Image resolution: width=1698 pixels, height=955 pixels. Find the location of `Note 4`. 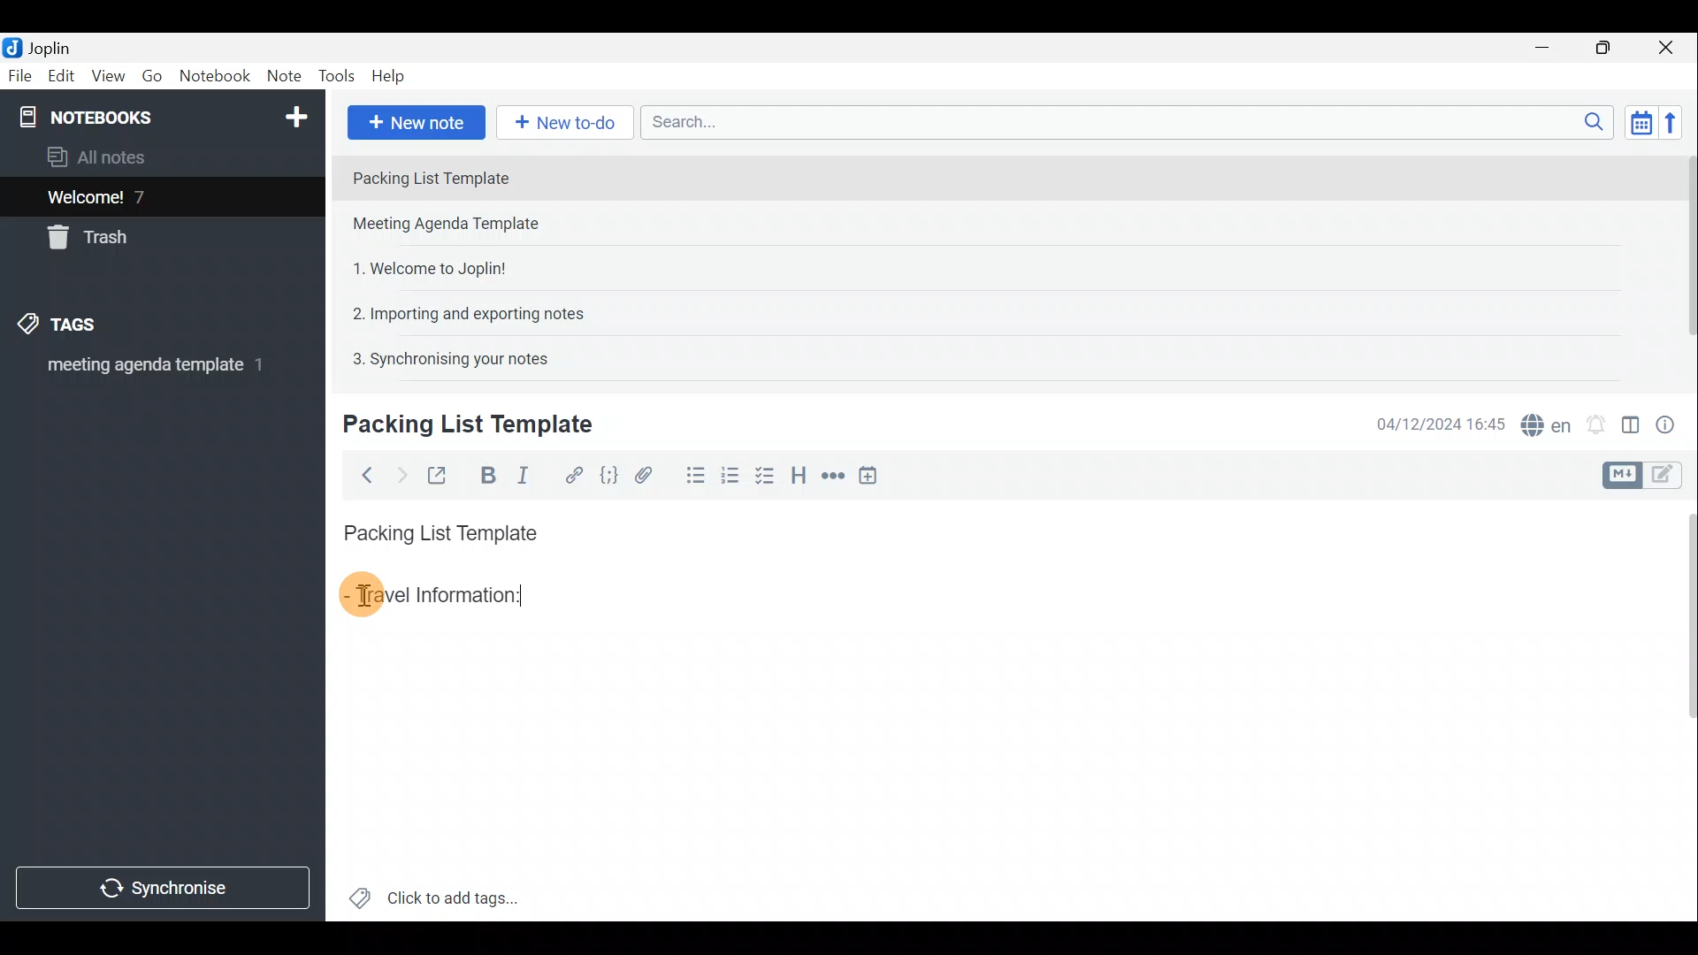

Note 4 is located at coordinates (459, 310).